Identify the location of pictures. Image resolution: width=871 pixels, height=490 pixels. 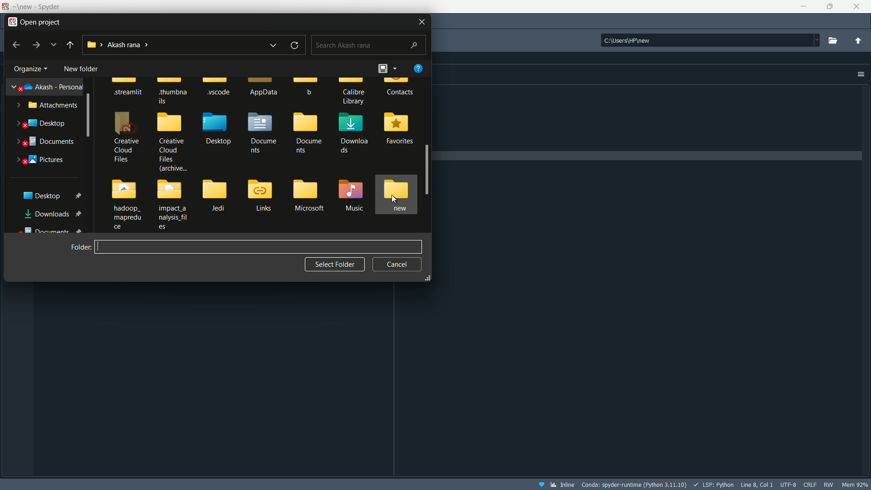
(43, 160).